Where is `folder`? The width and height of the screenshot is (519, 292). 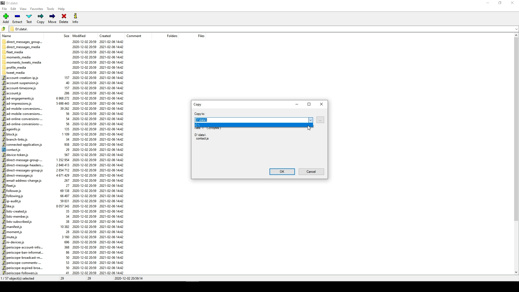
folder is located at coordinates (4, 28).